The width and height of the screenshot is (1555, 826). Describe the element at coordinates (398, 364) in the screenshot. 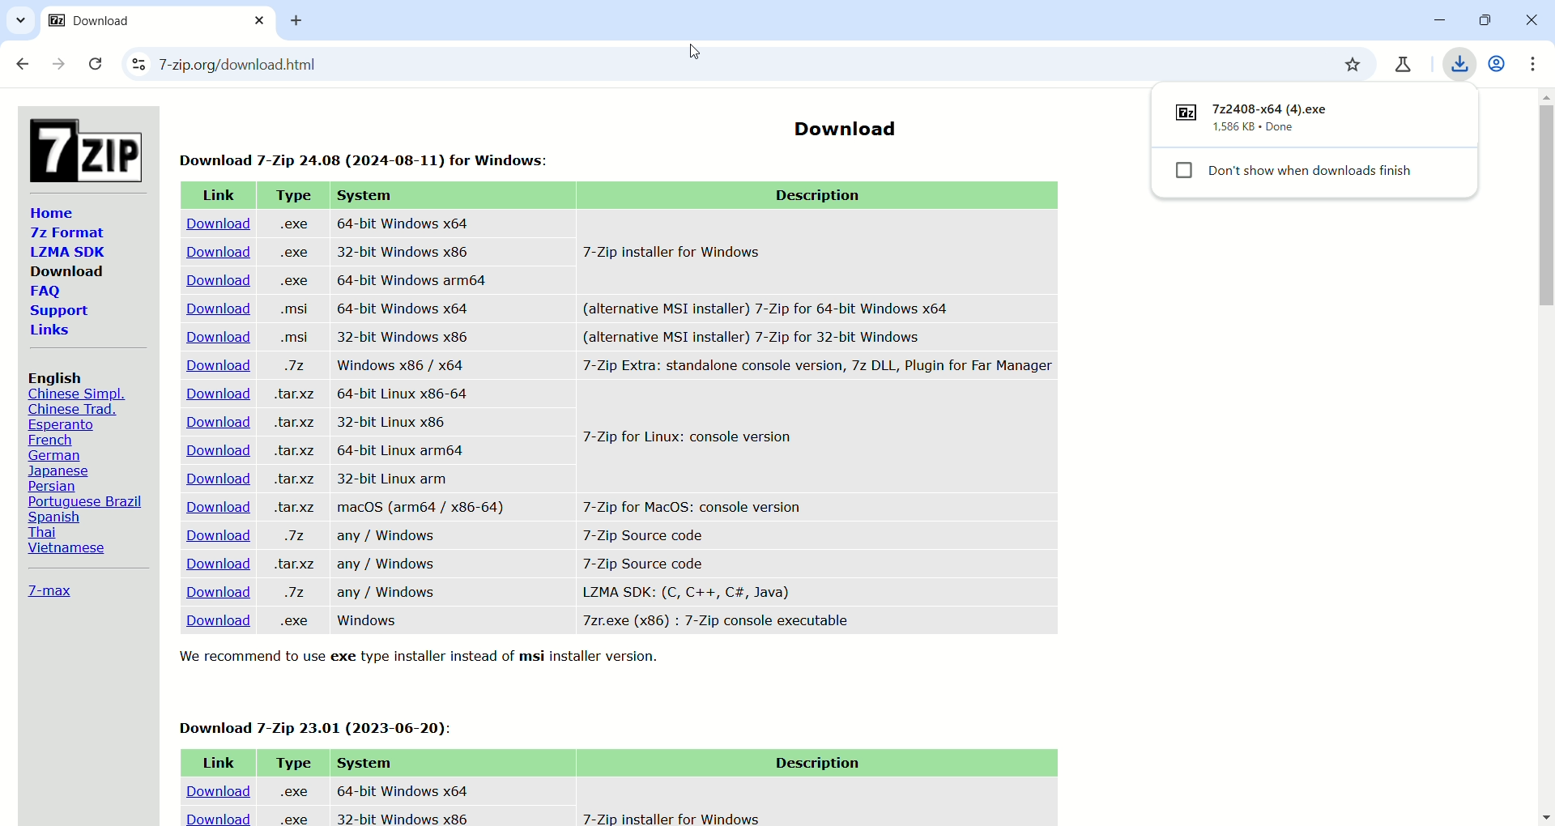

I see `‘Windows x86 / x64` at that location.